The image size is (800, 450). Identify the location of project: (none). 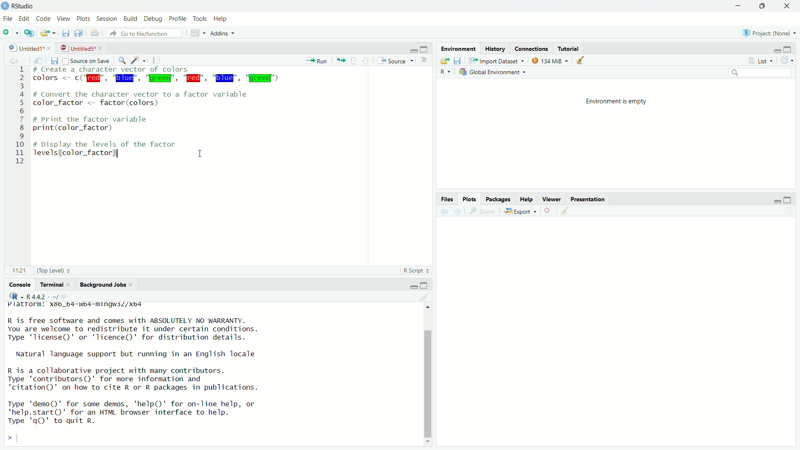
(771, 33).